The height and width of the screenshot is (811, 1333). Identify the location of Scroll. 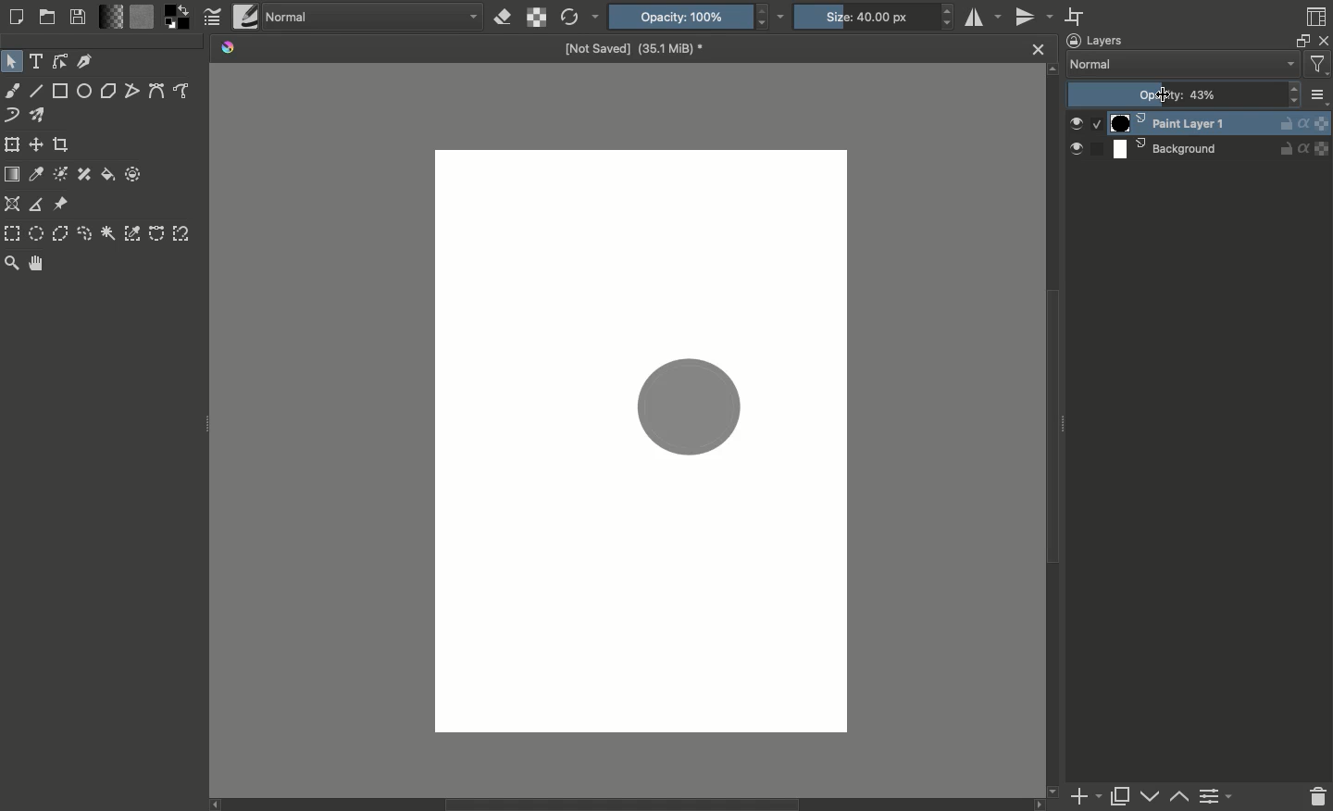
(632, 805).